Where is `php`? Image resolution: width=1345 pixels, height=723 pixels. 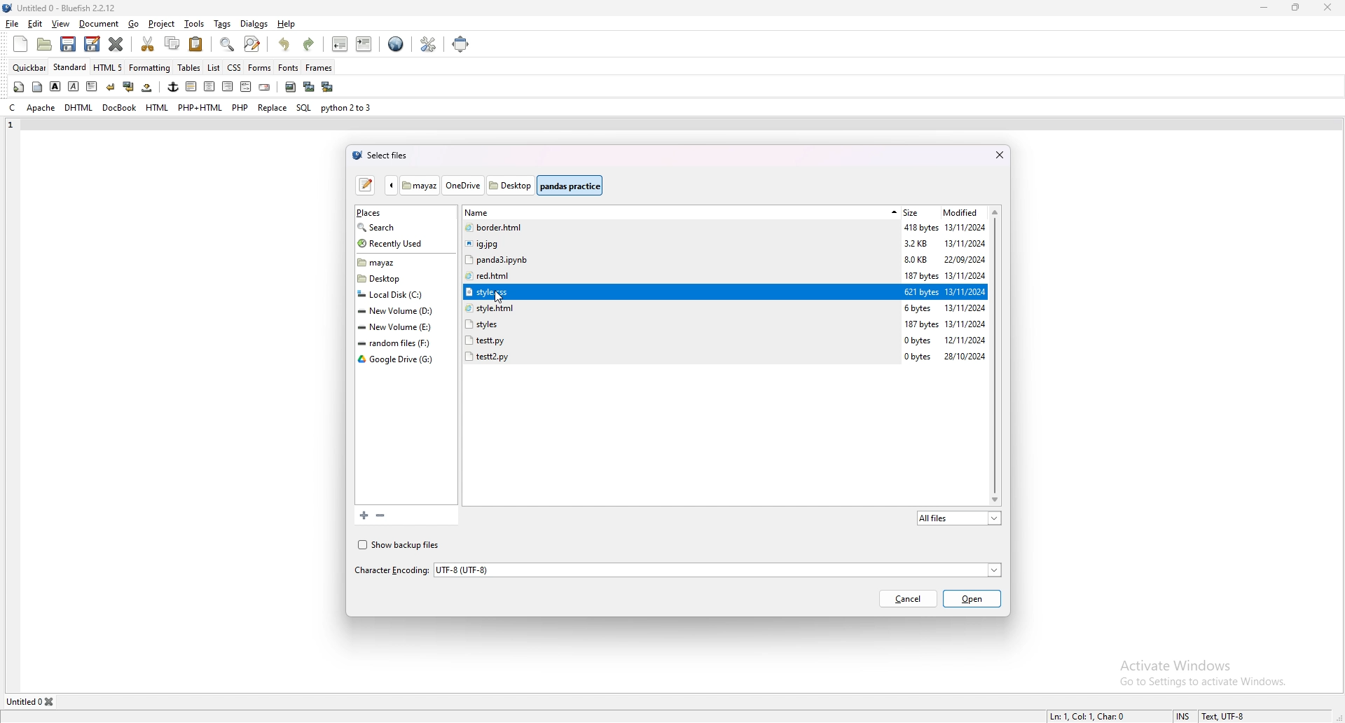 php is located at coordinates (241, 108).